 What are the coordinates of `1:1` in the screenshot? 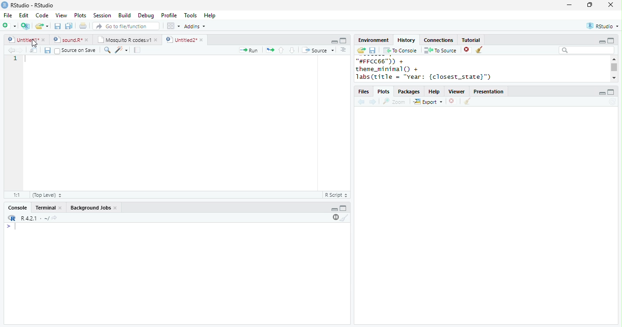 It's located at (16, 194).